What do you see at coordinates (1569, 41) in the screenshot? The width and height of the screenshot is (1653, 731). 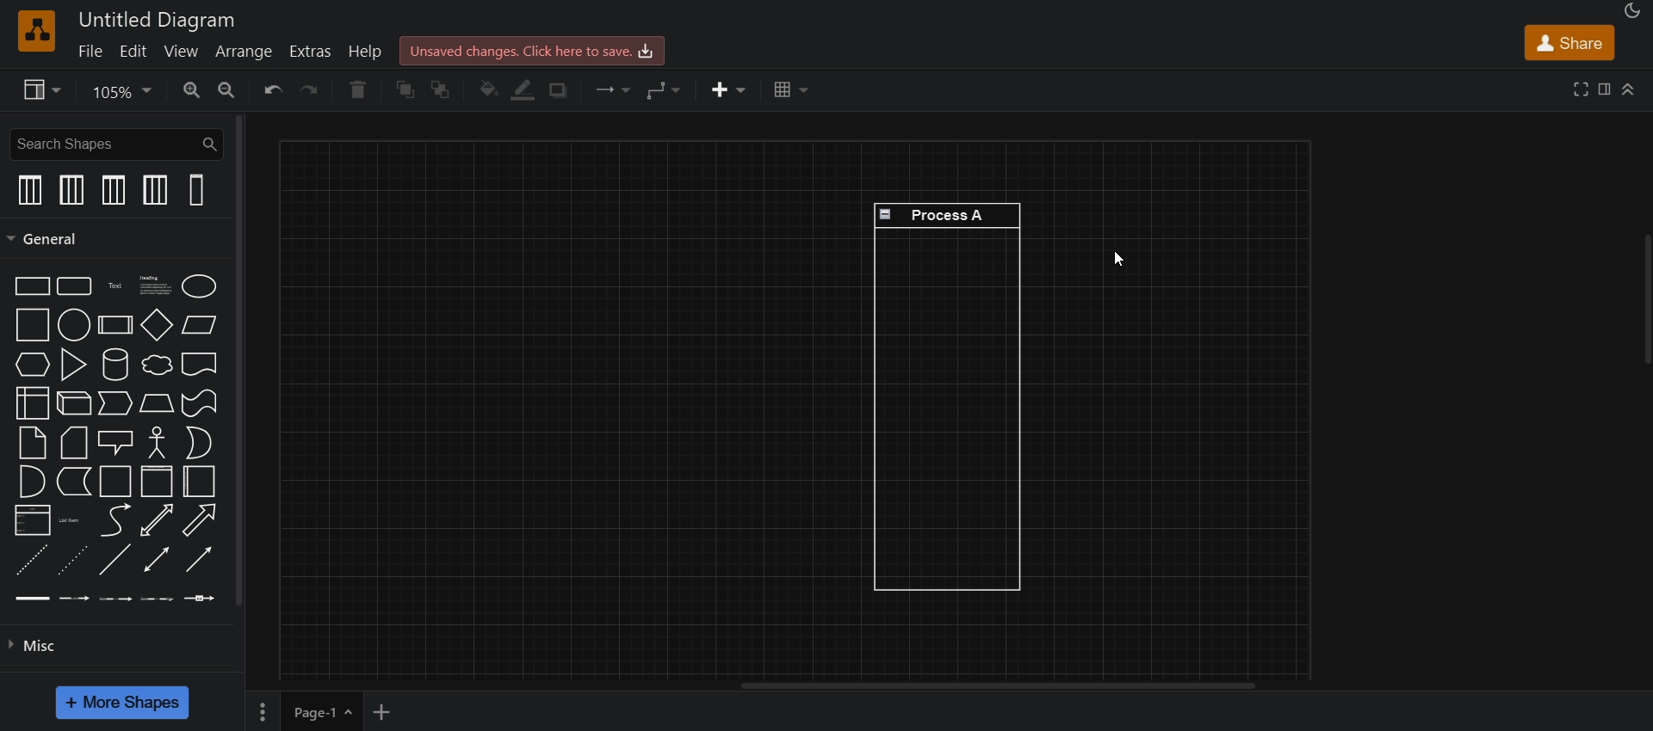 I see `share` at bounding box center [1569, 41].